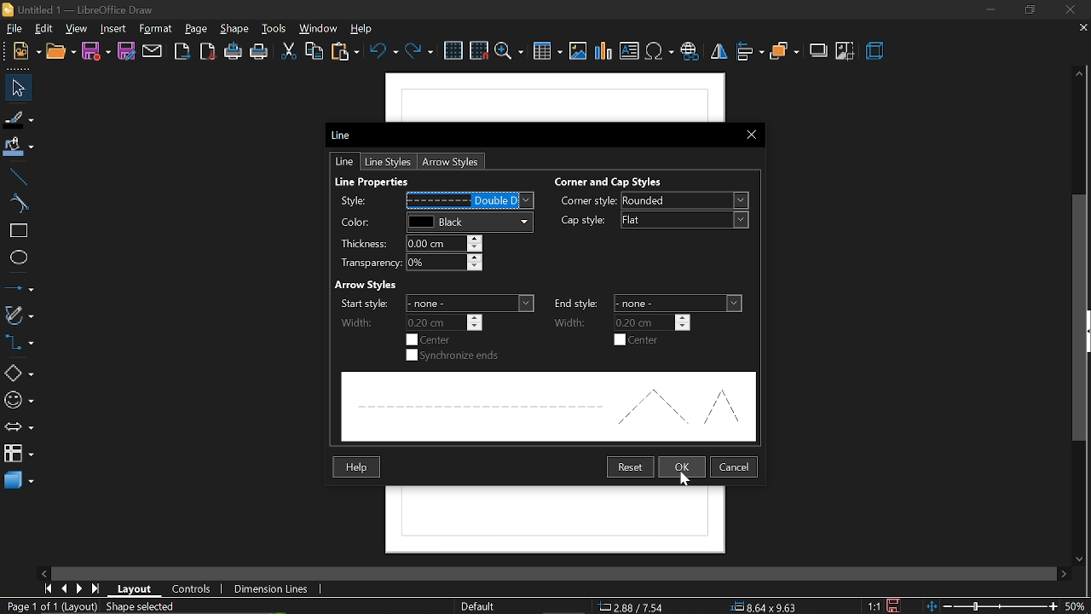 The image size is (1091, 614). What do you see at coordinates (49, 589) in the screenshot?
I see `go to first page` at bounding box center [49, 589].